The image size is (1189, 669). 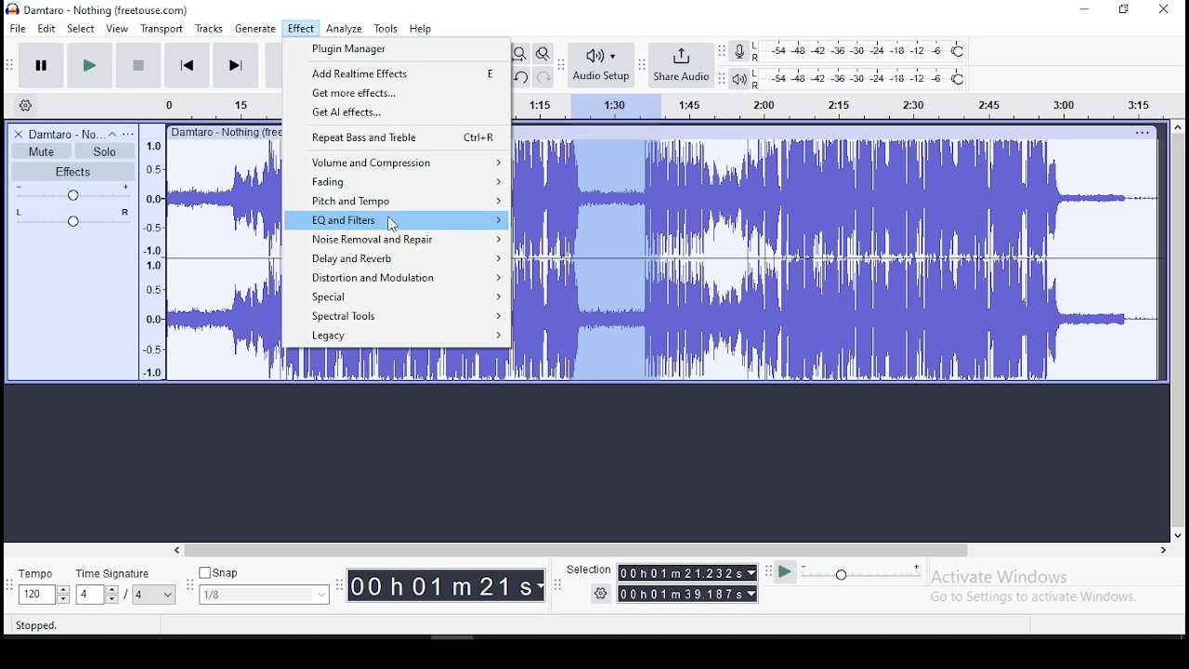 I want to click on , so click(x=10, y=63).